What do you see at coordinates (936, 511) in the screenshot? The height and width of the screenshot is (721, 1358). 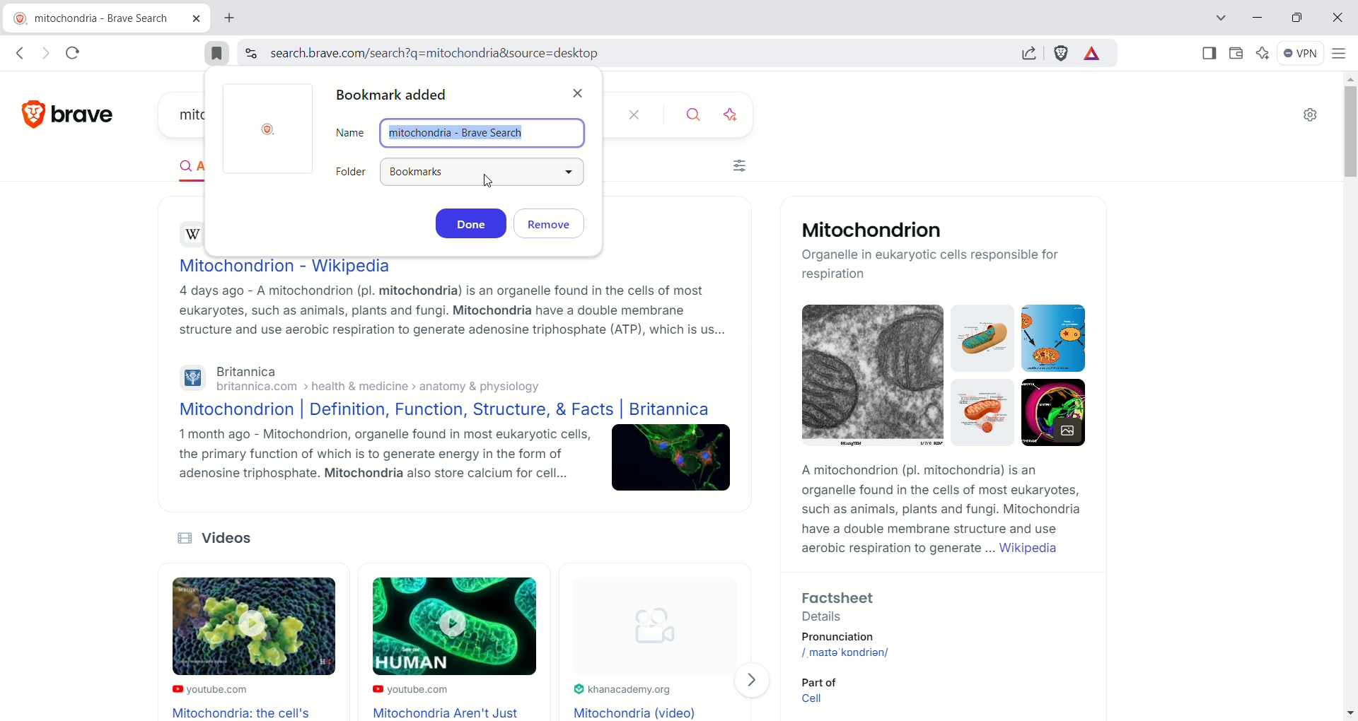 I see `A mitochondrion (pl. mitochondria) is an
organelle found in the cells of most eukaryotes,
such as animals, plants and fungi. Mitochondria
have a double membrane structure and use
aerobic respiration to generate ... Wikipedia` at bounding box center [936, 511].